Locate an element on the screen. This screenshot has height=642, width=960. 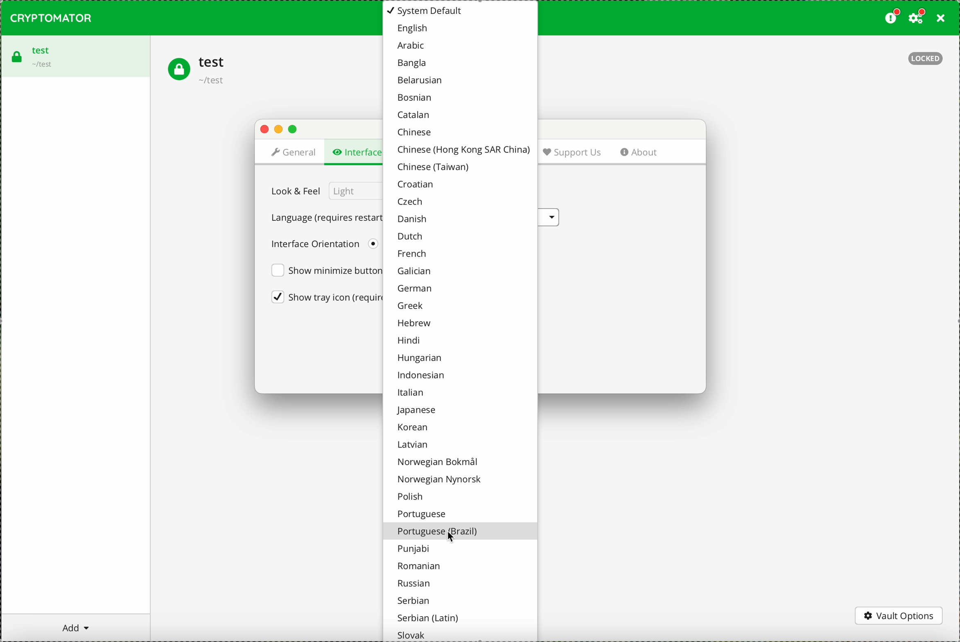
punjabi is located at coordinates (414, 551).